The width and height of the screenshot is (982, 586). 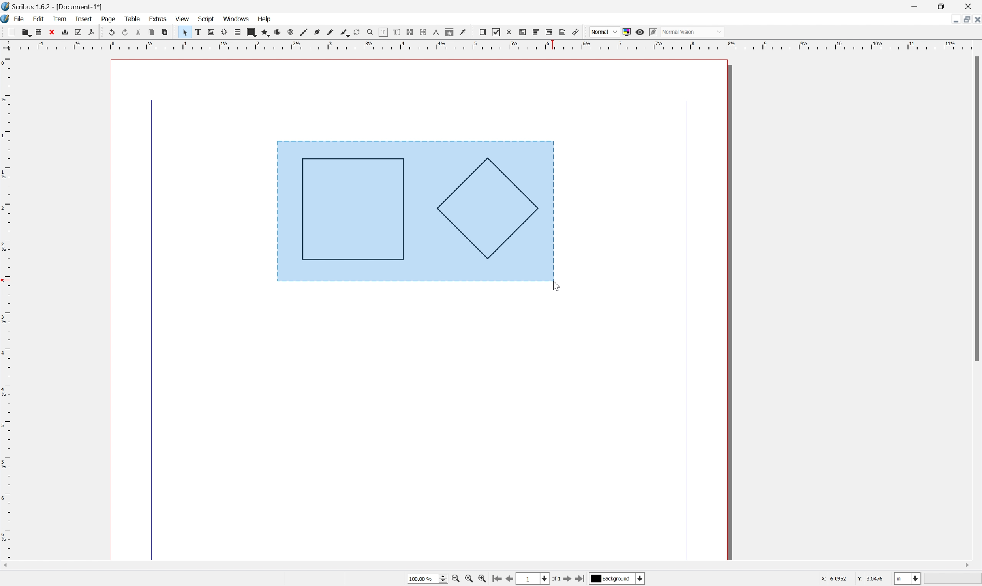 What do you see at coordinates (329, 32) in the screenshot?
I see `freehand line` at bounding box center [329, 32].